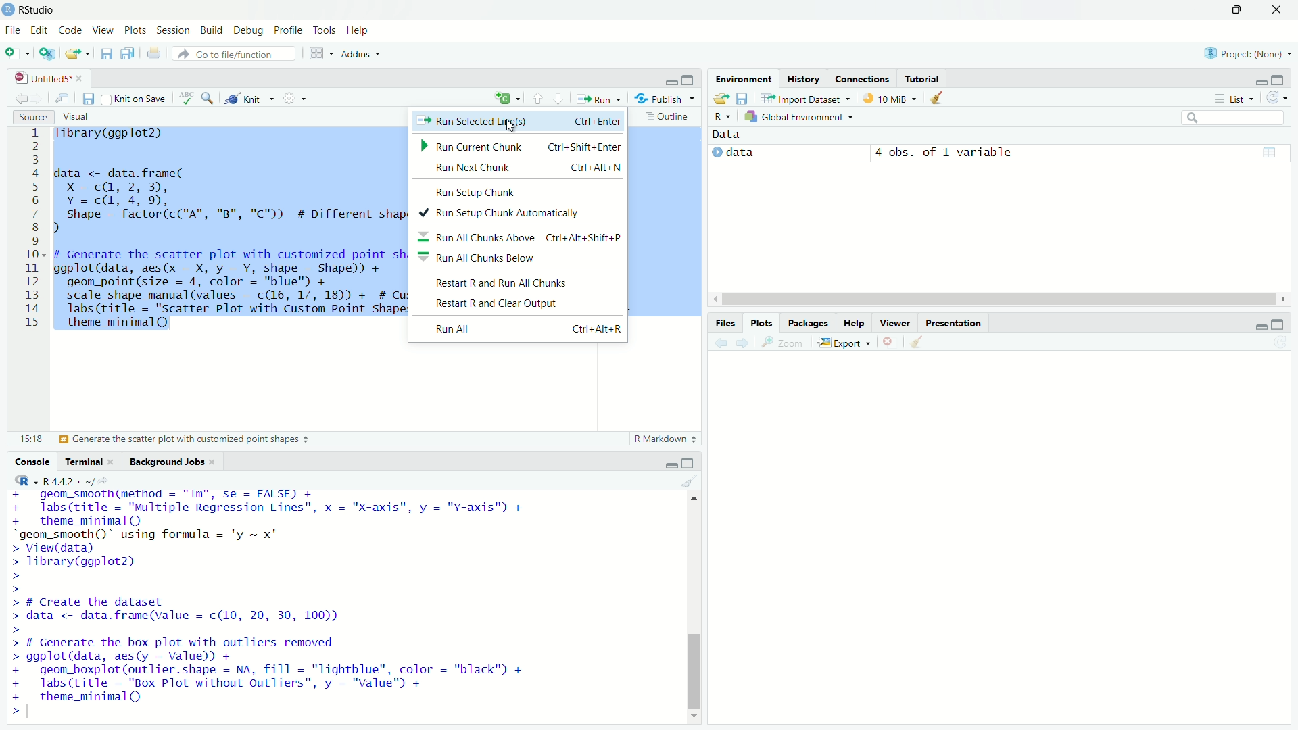 The image size is (1298, 730). Describe the element at coordinates (64, 98) in the screenshot. I see `Show in new window` at that location.